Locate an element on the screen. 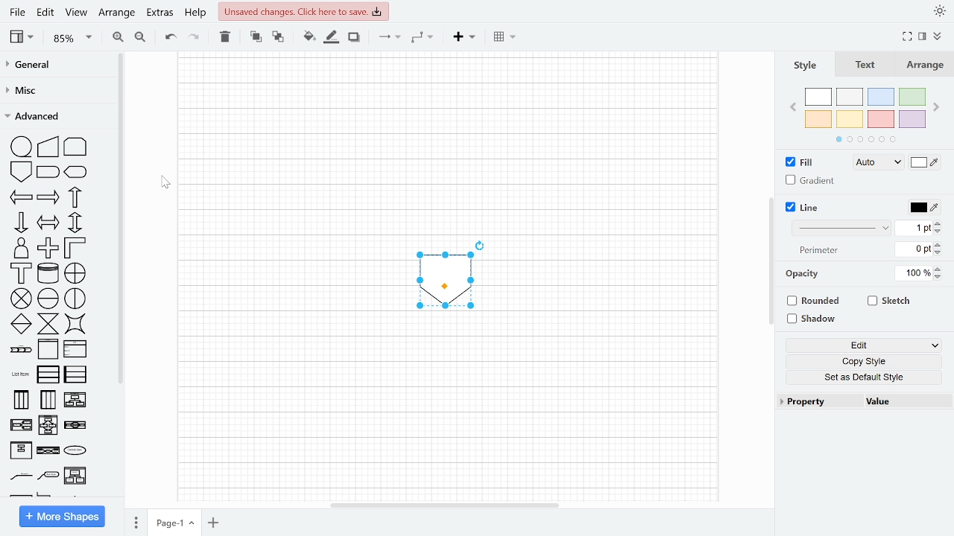 The height and width of the screenshot is (536, 954). rotate diagram is located at coordinates (481, 244).